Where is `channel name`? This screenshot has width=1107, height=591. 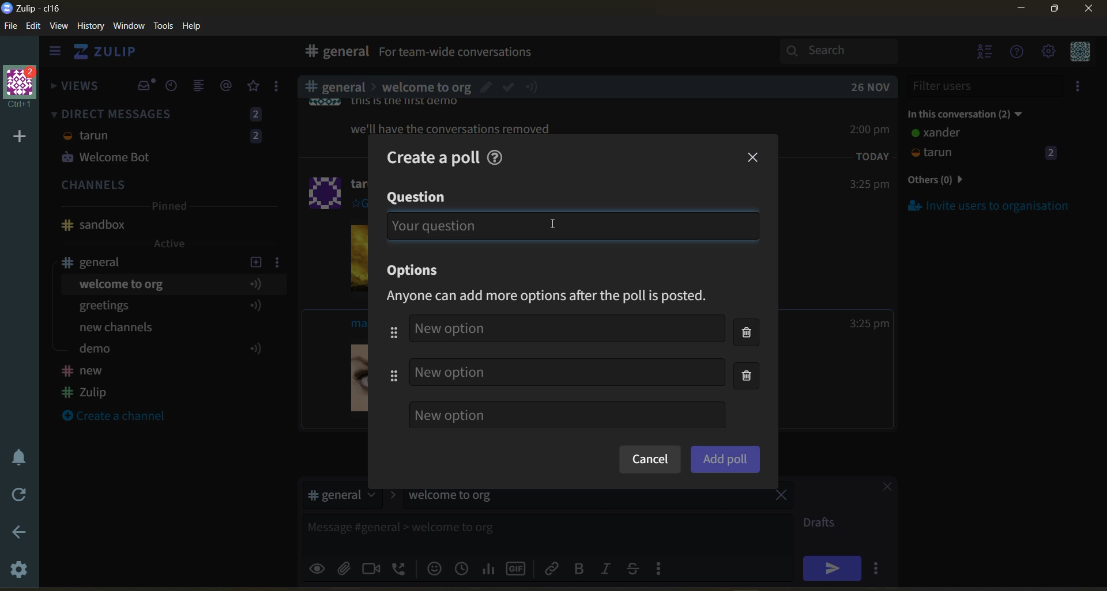 channel name is located at coordinates (100, 262).